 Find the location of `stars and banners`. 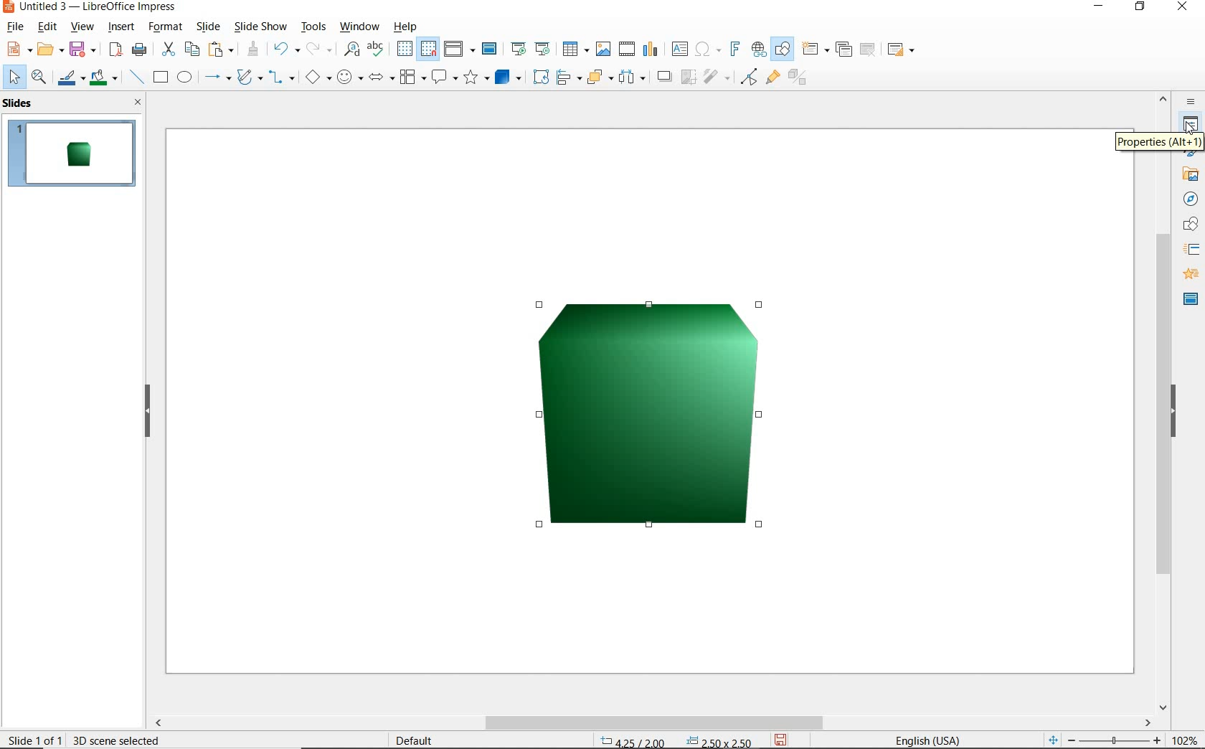

stars and banners is located at coordinates (477, 80).